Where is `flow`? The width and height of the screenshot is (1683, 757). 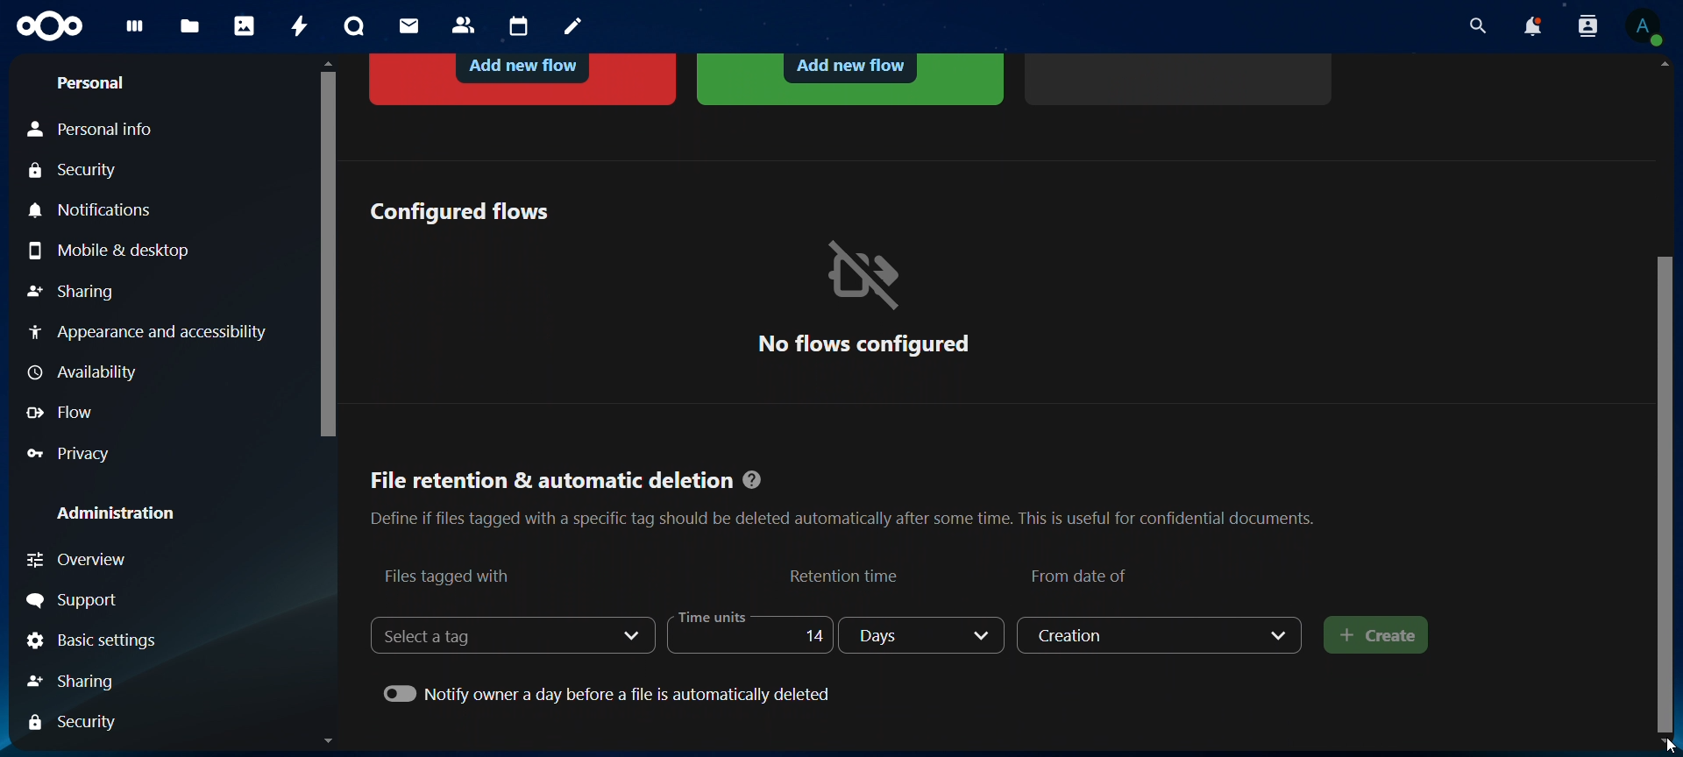
flow is located at coordinates (64, 413).